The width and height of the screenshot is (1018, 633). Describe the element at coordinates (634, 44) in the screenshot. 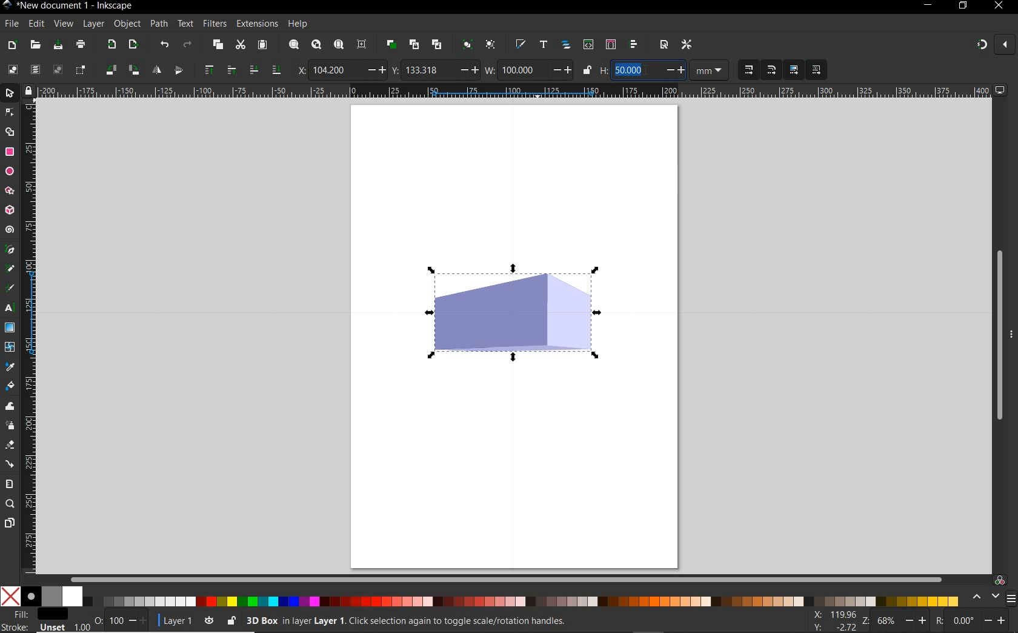

I see `open align and distribute` at that location.